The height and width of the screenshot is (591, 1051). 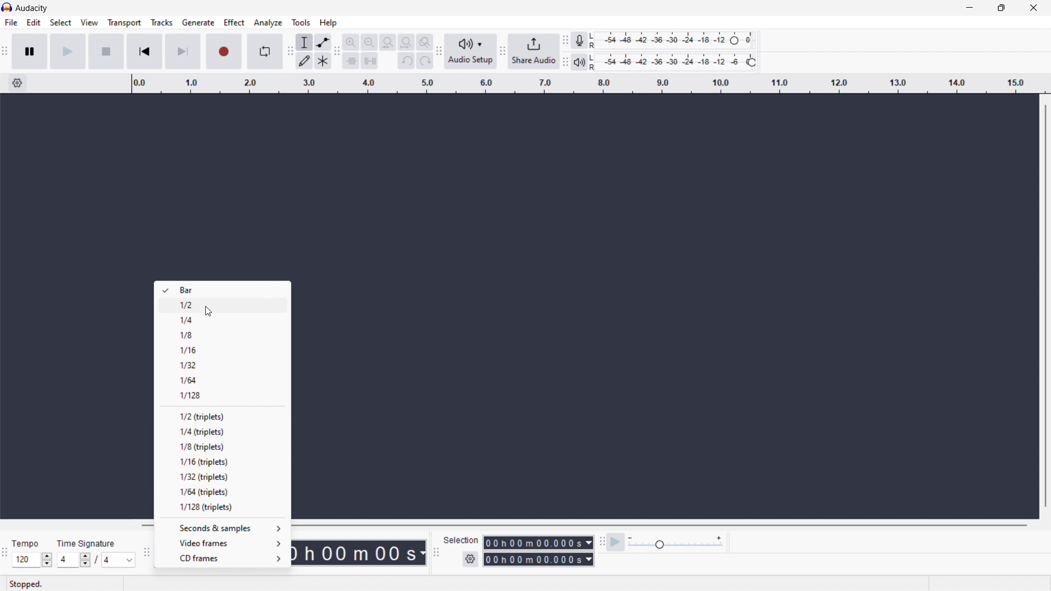 I want to click on share audio, so click(x=534, y=51).